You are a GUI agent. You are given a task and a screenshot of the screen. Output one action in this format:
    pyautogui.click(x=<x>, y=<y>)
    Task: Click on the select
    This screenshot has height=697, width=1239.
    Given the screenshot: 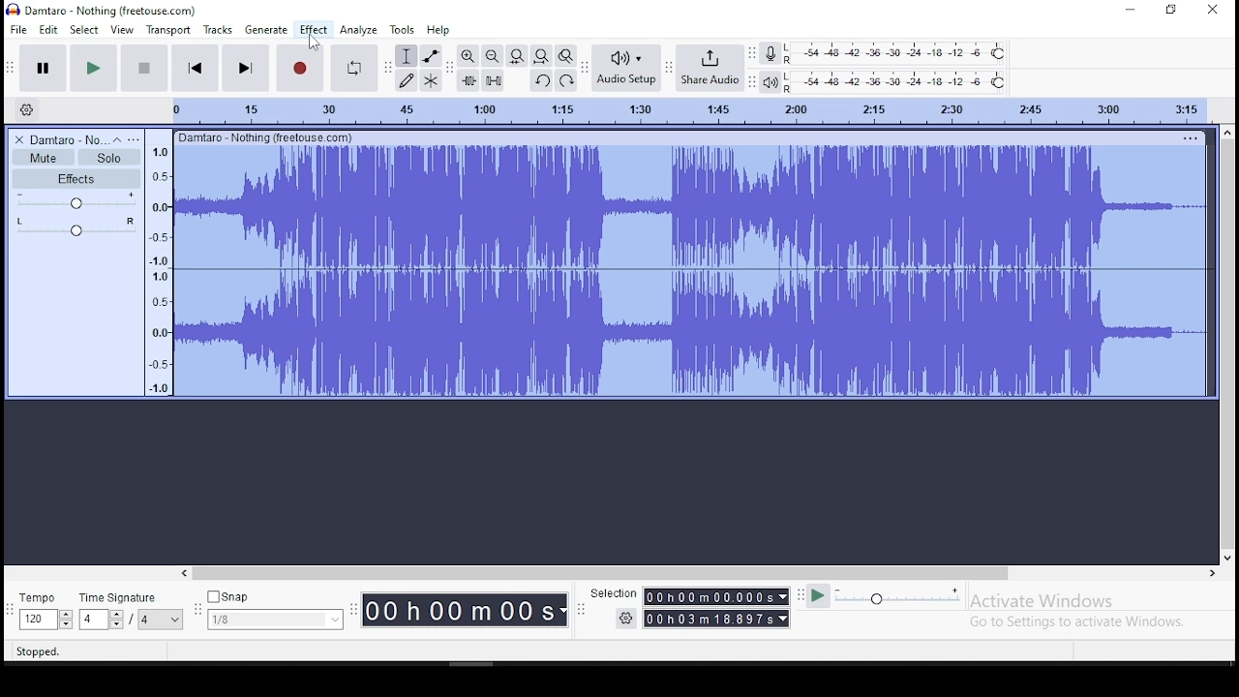 What is the action you would take?
    pyautogui.click(x=84, y=29)
    